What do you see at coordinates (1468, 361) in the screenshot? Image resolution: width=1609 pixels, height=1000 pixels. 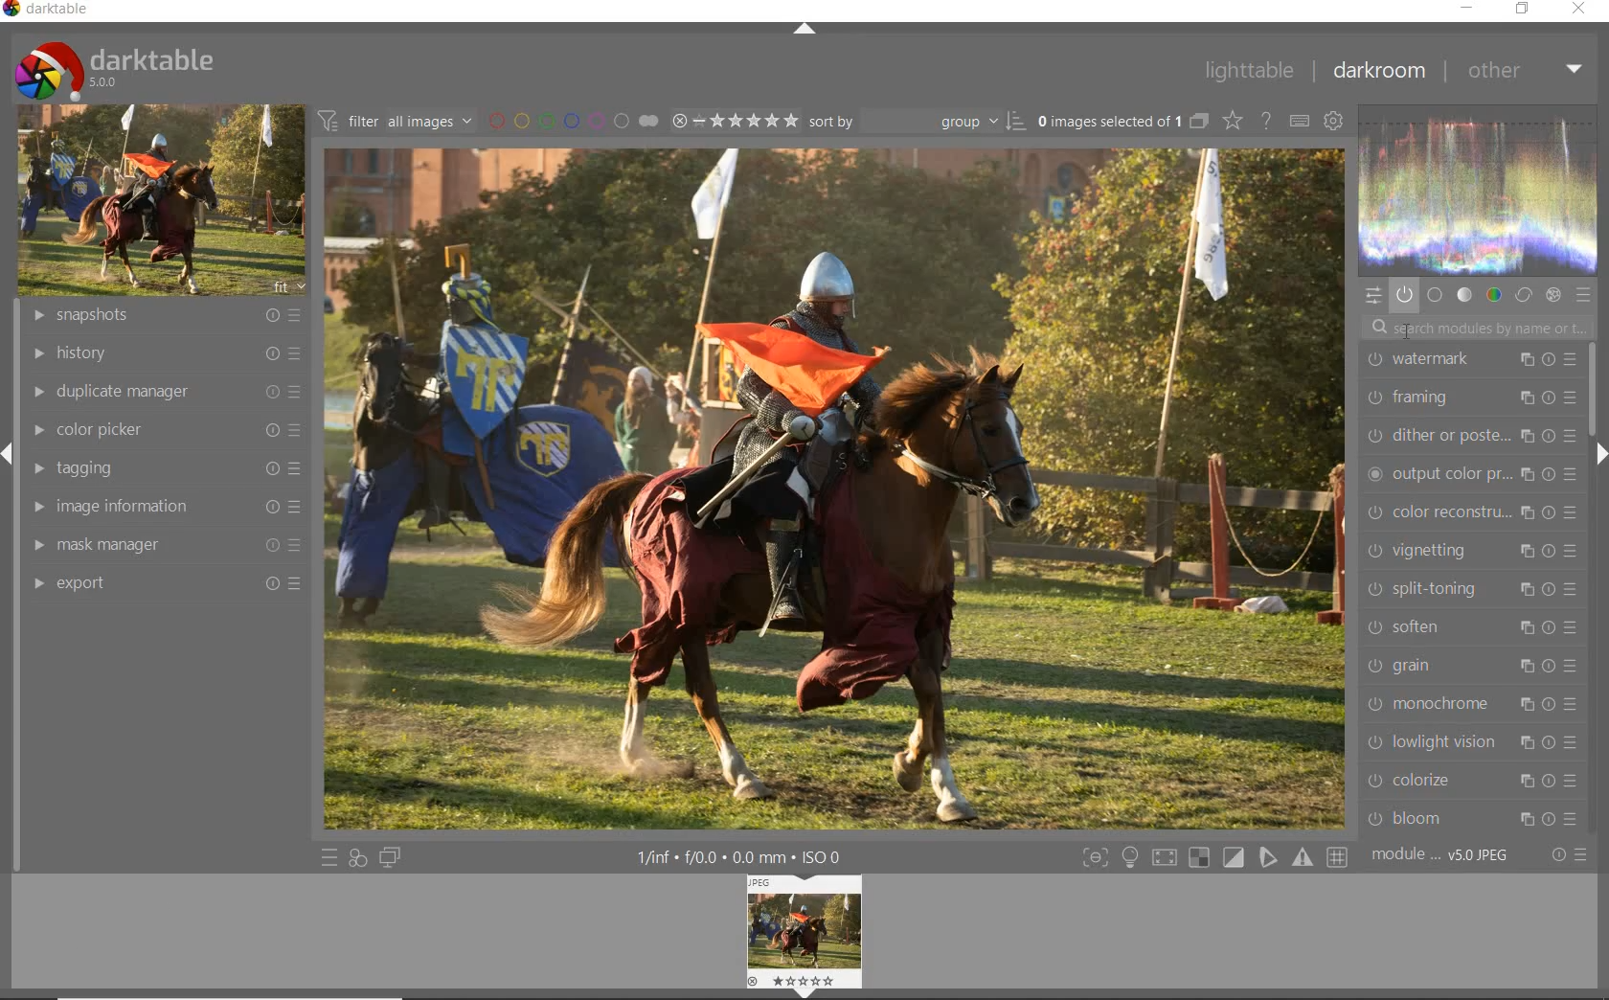 I see `watermark` at bounding box center [1468, 361].